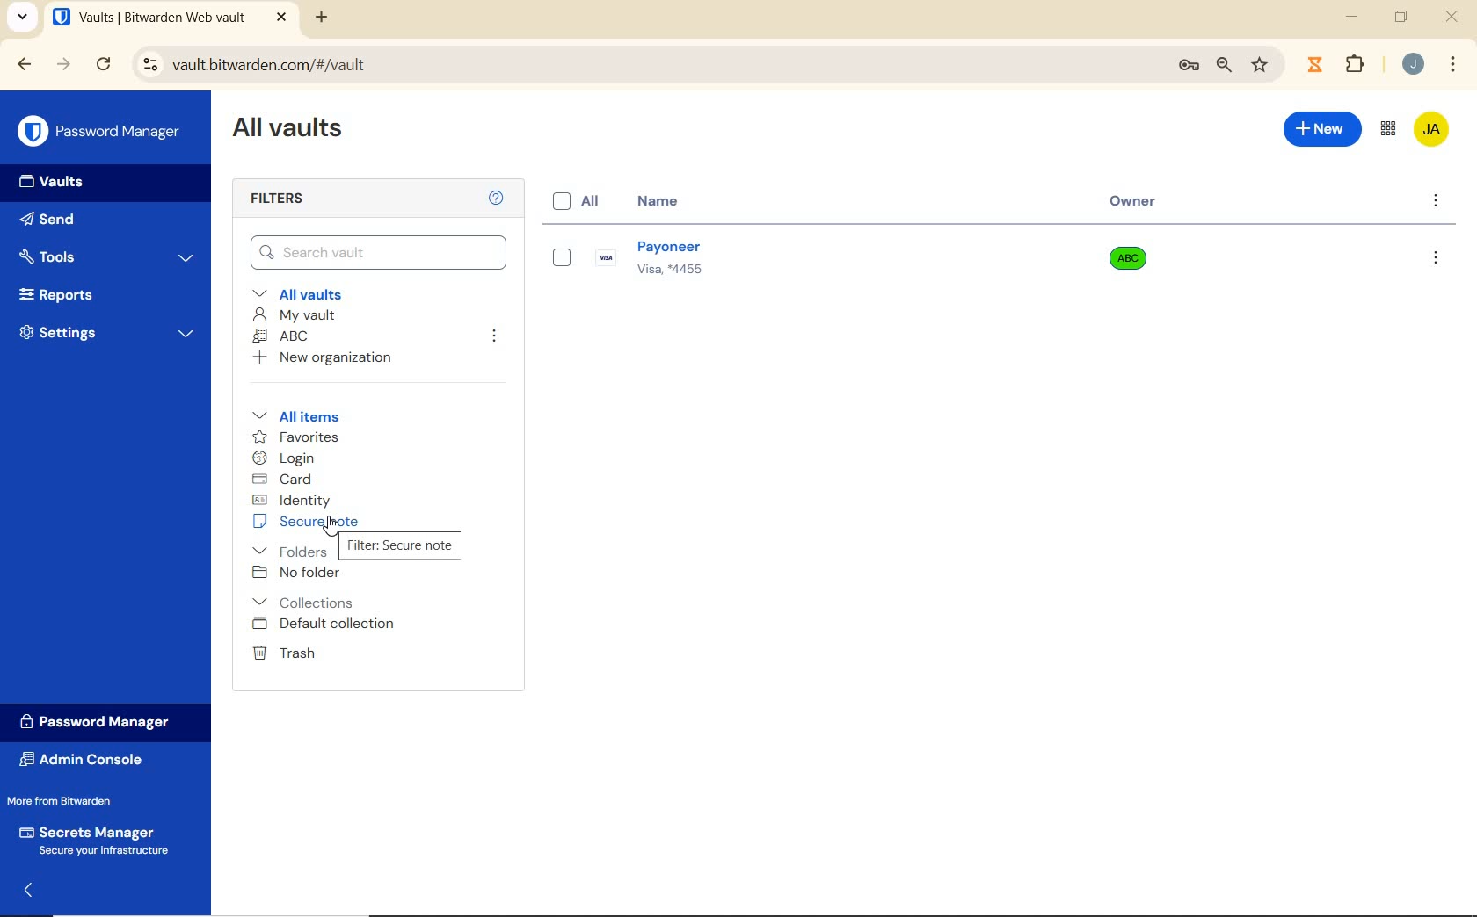 The image size is (1477, 917). What do you see at coordinates (324, 19) in the screenshot?
I see `new tab` at bounding box center [324, 19].